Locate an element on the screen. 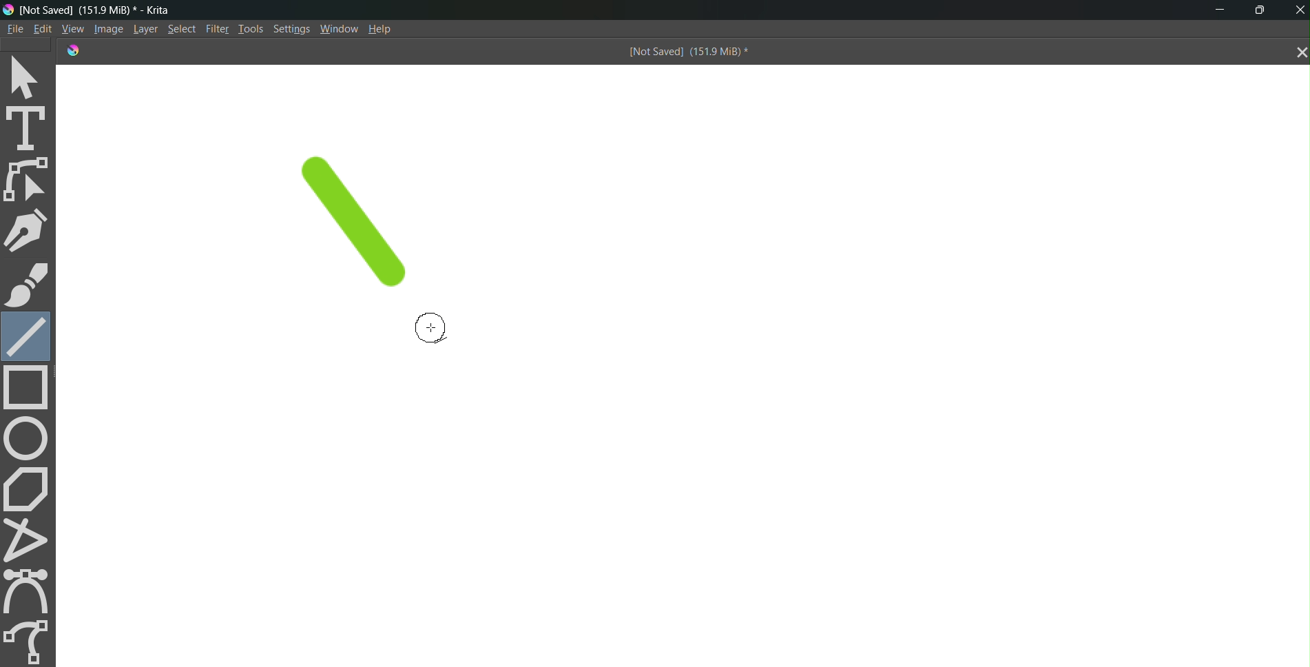 This screenshot has width=1310, height=667. Tools is located at coordinates (249, 28).